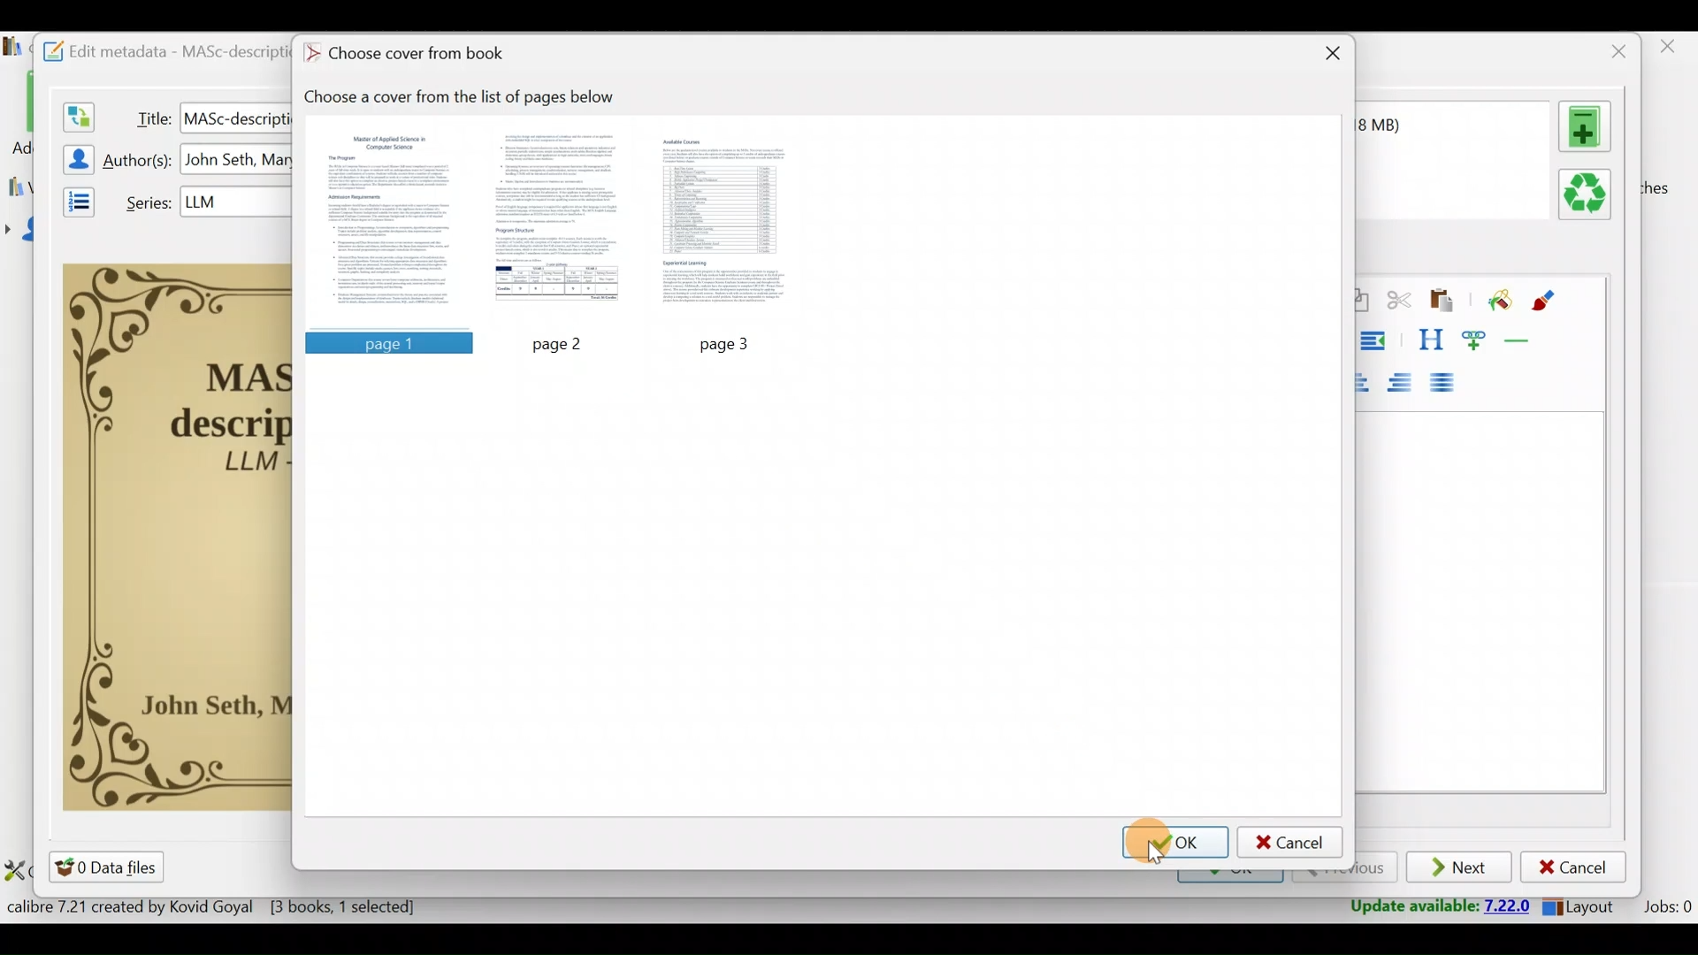  What do you see at coordinates (1461, 868) in the screenshot?
I see `Next` at bounding box center [1461, 868].